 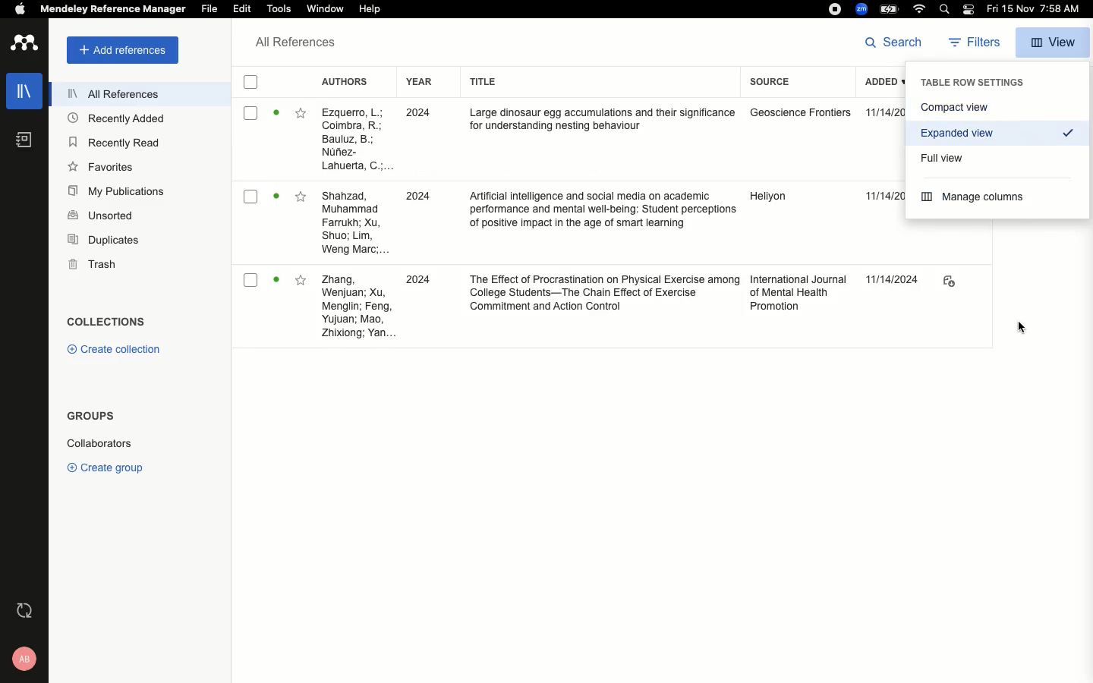 What do you see at coordinates (327, 10) in the screenshot?
I see `Window` at bounding box center [327, 10].